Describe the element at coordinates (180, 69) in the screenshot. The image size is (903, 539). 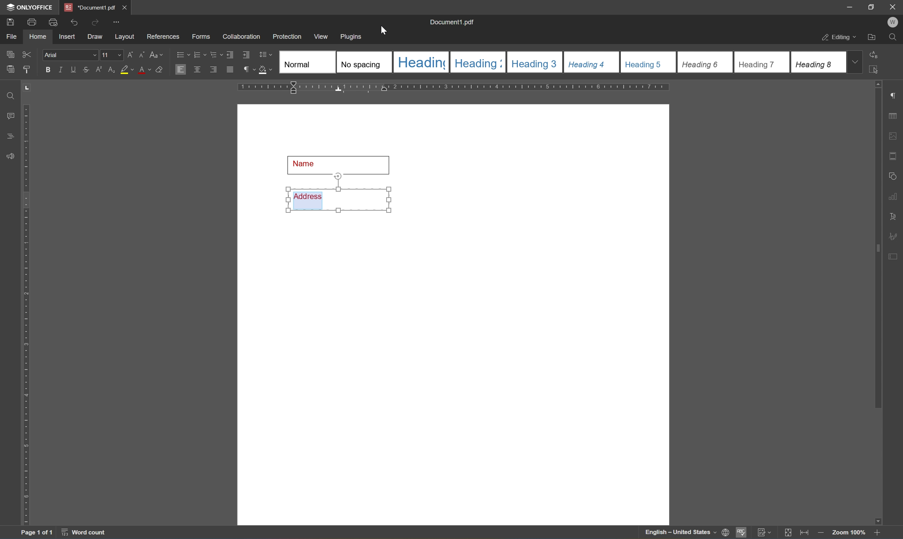
I see `align left` at that location.